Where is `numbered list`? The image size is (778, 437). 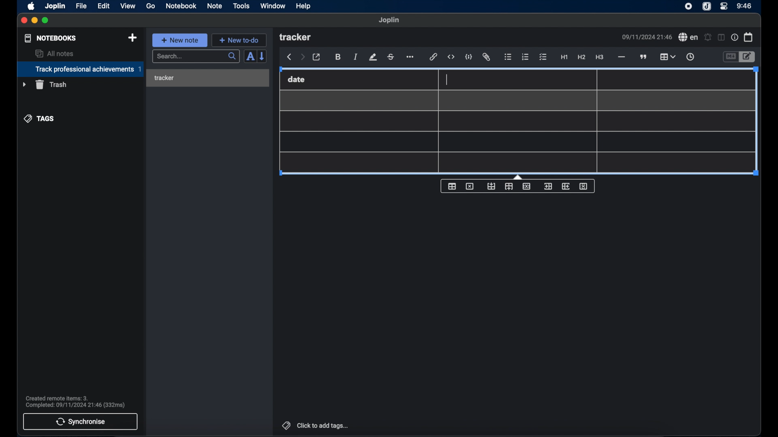 numbered list is located at coordinates (526, 57).